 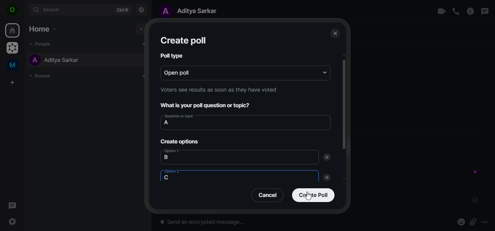 I want to click on Question or topic, so click(x=179, y=116).